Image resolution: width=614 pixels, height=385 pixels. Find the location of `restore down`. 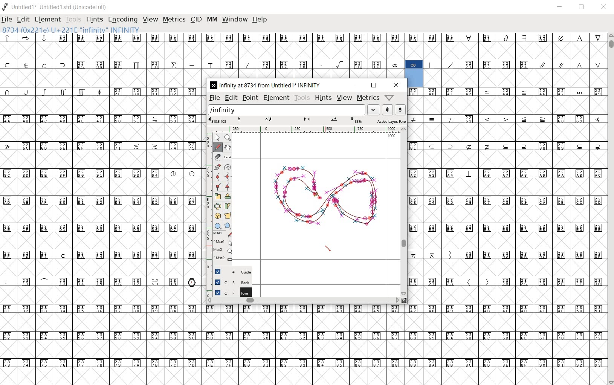

restore down is located at coordinates (374, 86).